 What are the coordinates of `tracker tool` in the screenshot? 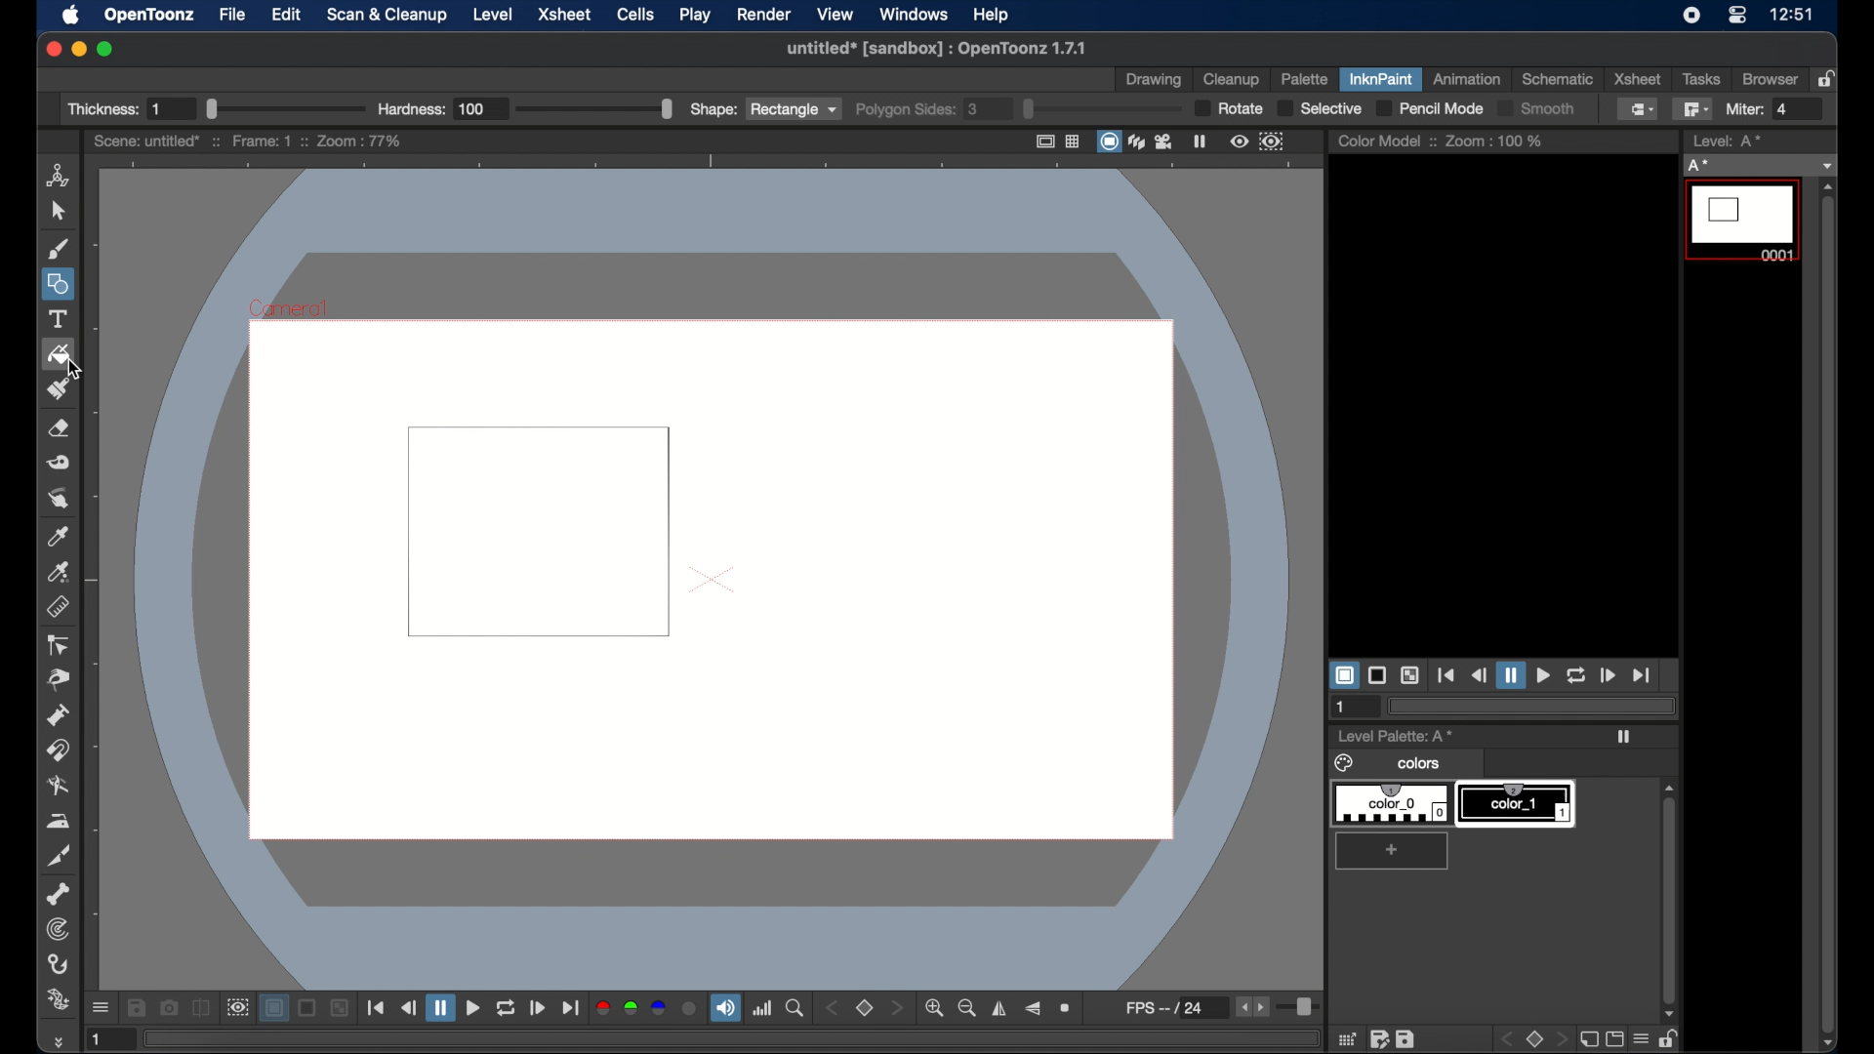 It's located at (59, 929).